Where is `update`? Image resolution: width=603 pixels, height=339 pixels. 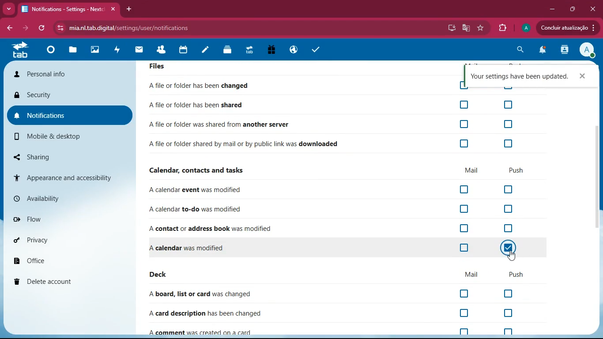 update is located at coordinates (567, 28).